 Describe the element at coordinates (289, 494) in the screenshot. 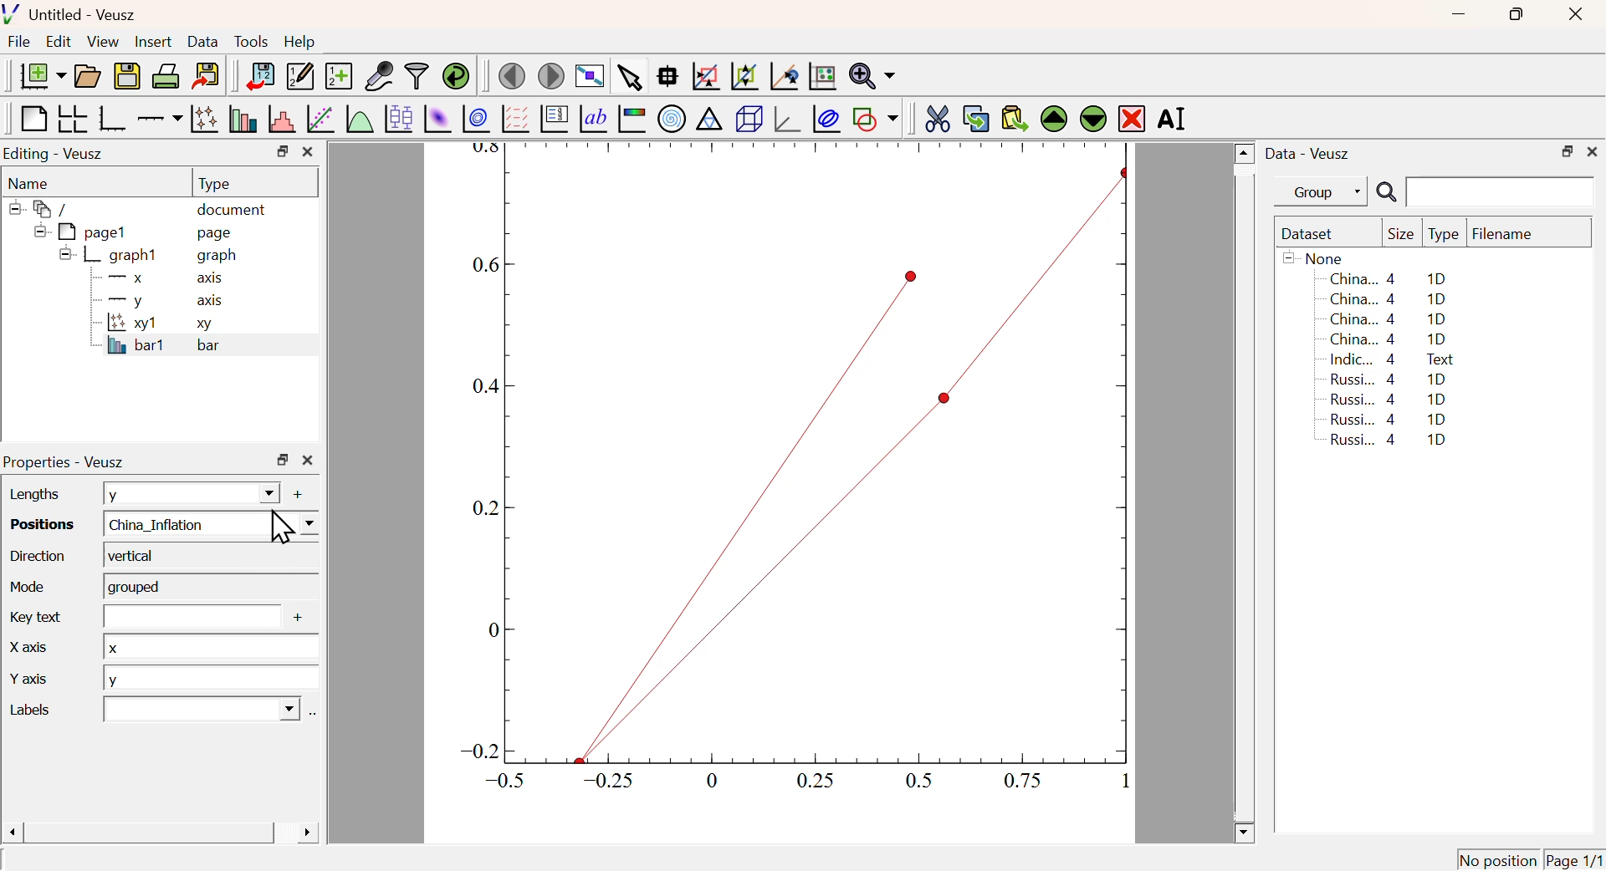

I see `Add` at that location.